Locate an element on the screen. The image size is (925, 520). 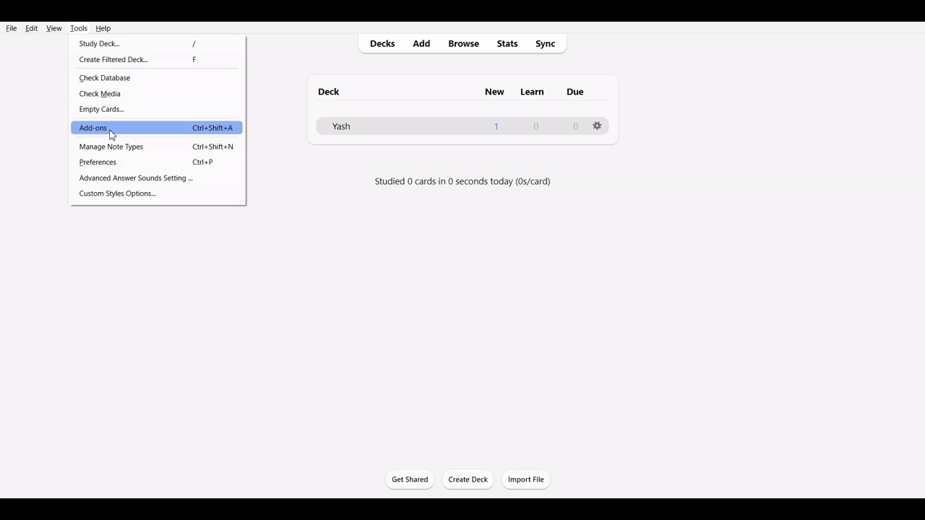
Edit is located at coordinates (31, 28).